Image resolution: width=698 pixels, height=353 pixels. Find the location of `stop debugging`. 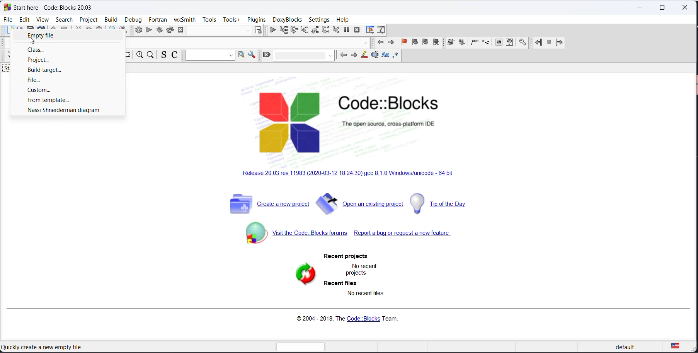

stop debugging is located at coordinates (357, 31).